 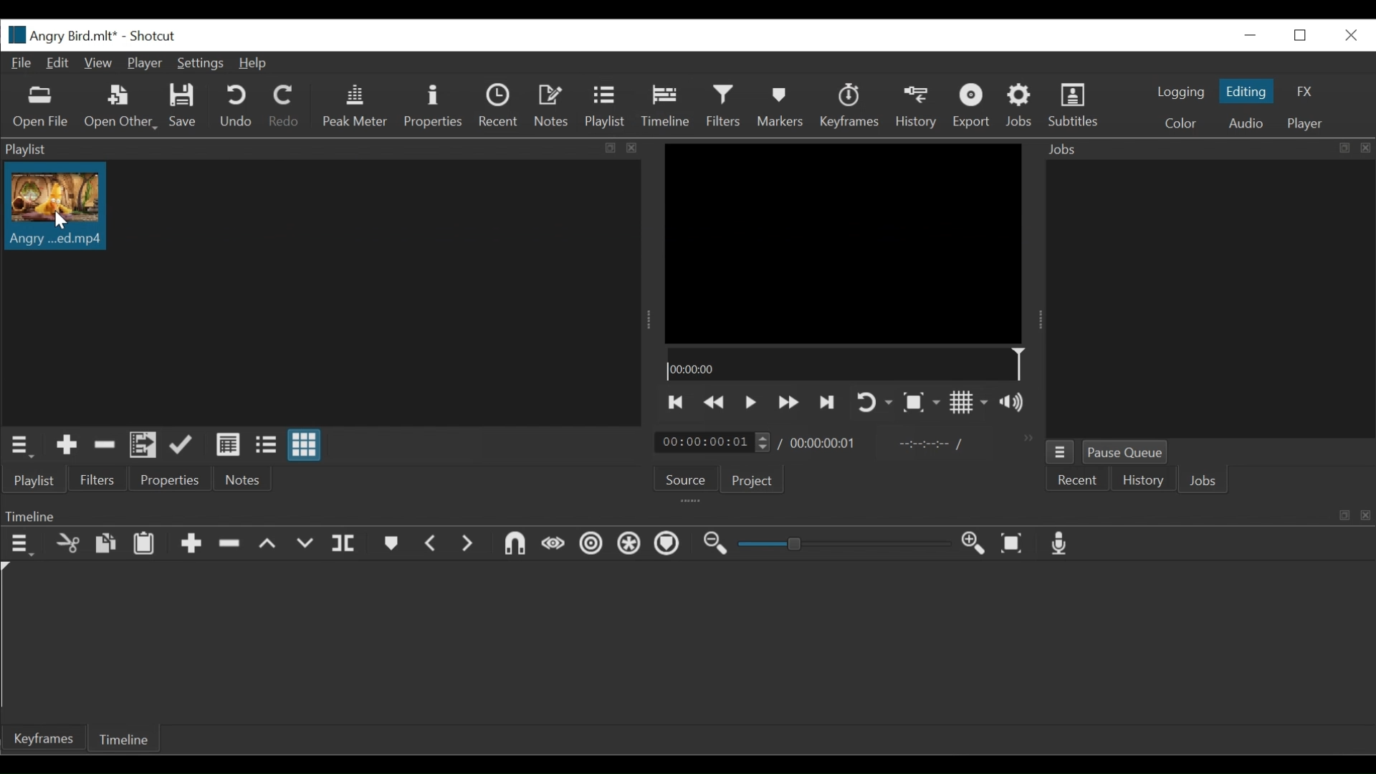 What do you see at coordinates (391, 544) in the screenshot?
I see `Markers` at bounding box center [391, 544].